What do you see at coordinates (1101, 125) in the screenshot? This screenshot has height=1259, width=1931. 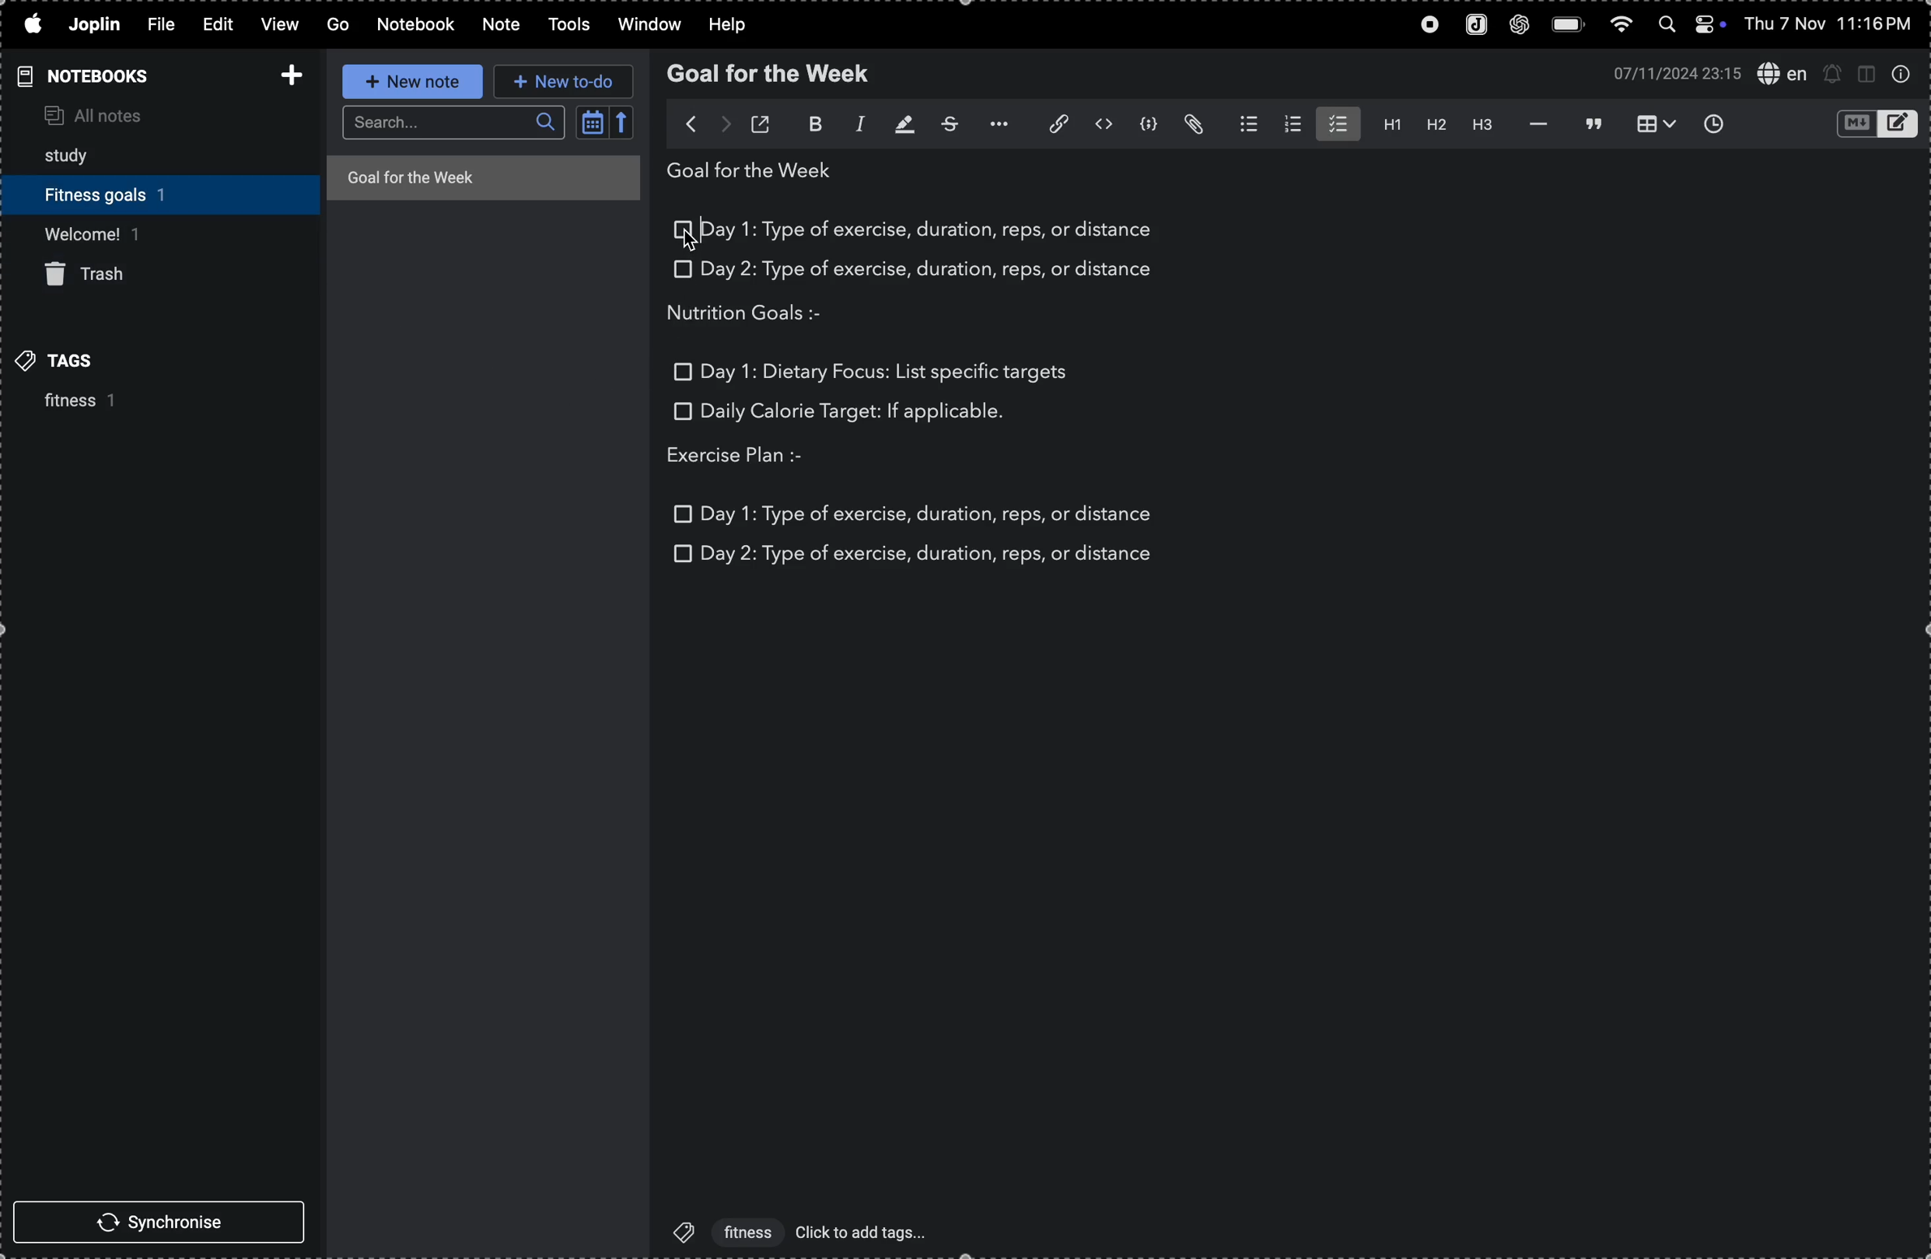 I see `inline` at bounding box center [1101, 125].